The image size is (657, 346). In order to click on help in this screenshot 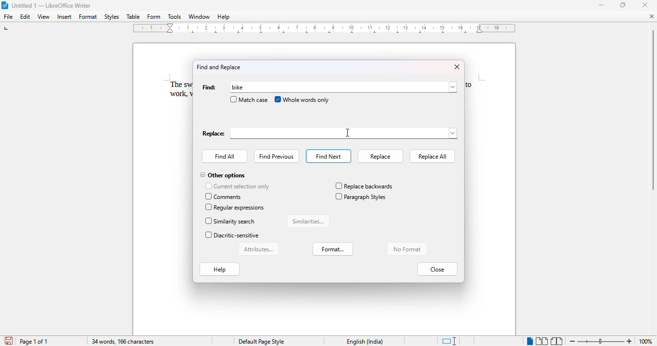, I will do `click(223, 17)`.